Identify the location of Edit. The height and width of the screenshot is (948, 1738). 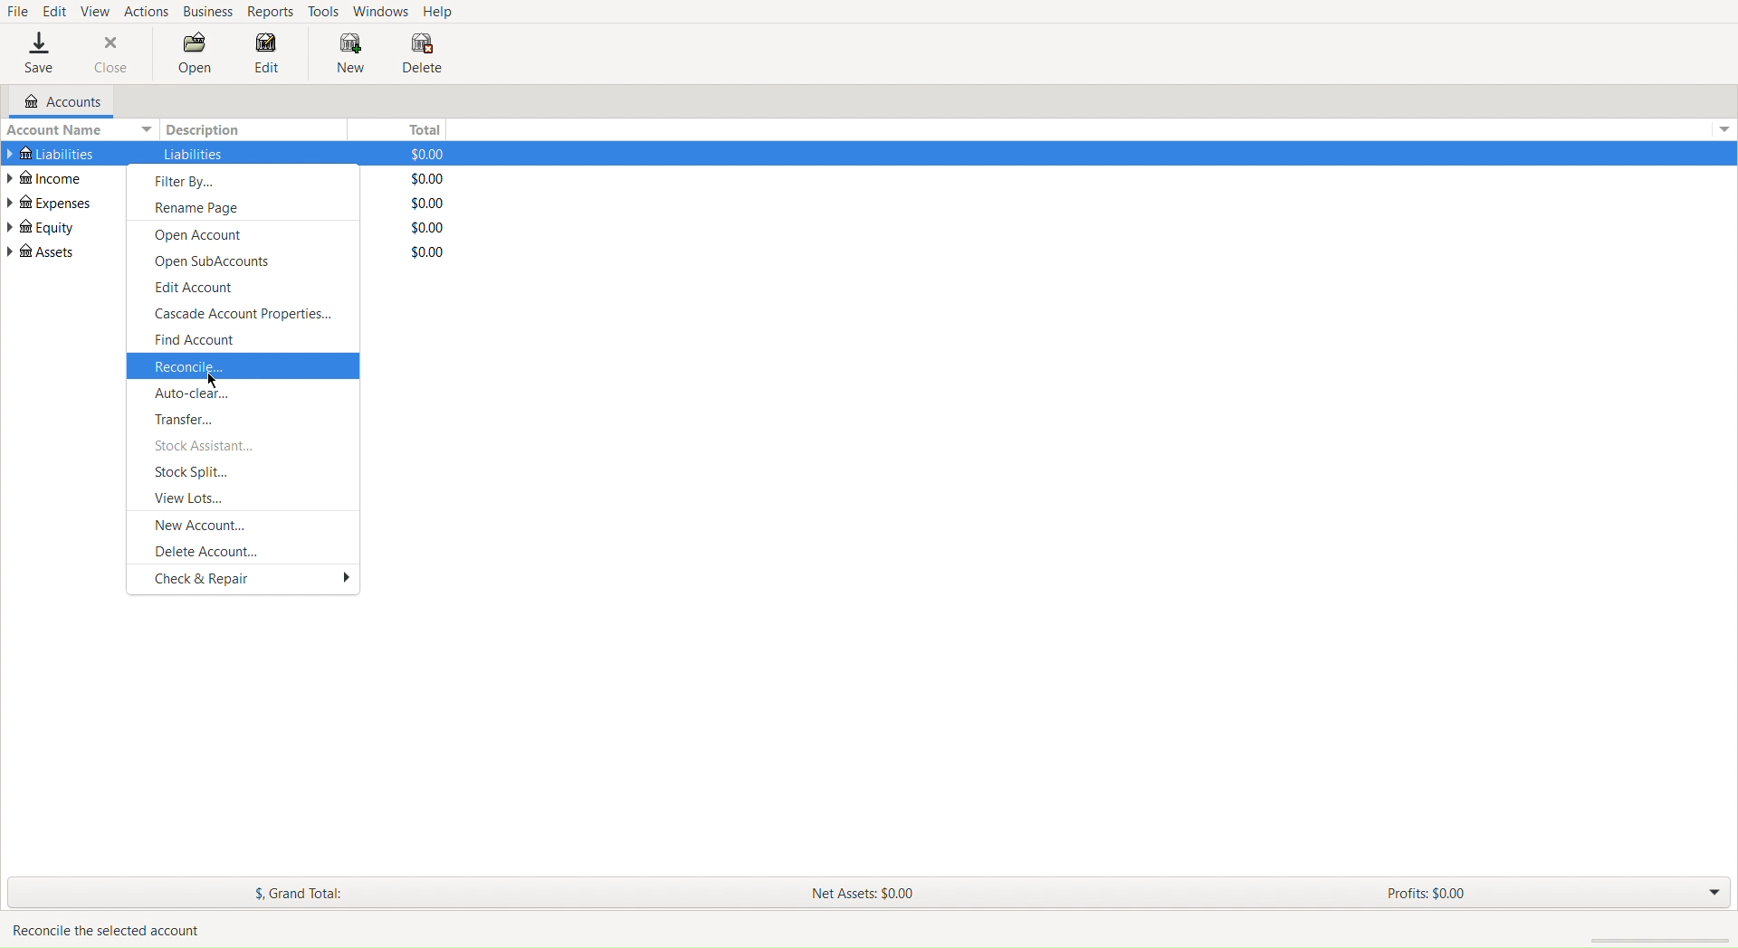
(271, 55).